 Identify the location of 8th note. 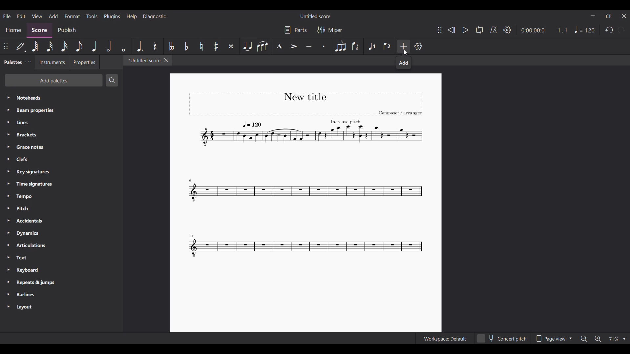
(79, 46).